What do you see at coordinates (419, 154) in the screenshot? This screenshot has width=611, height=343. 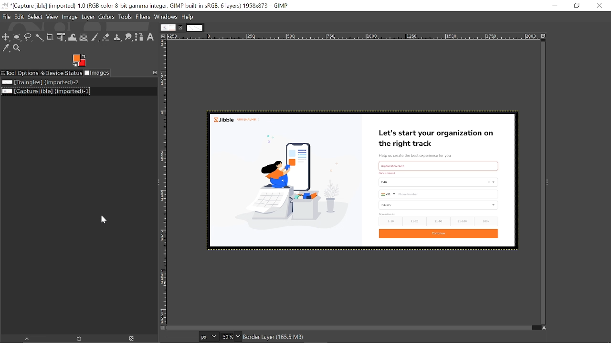 I see `Help us  create the best experience for you.` at bounding box center [419, 154].